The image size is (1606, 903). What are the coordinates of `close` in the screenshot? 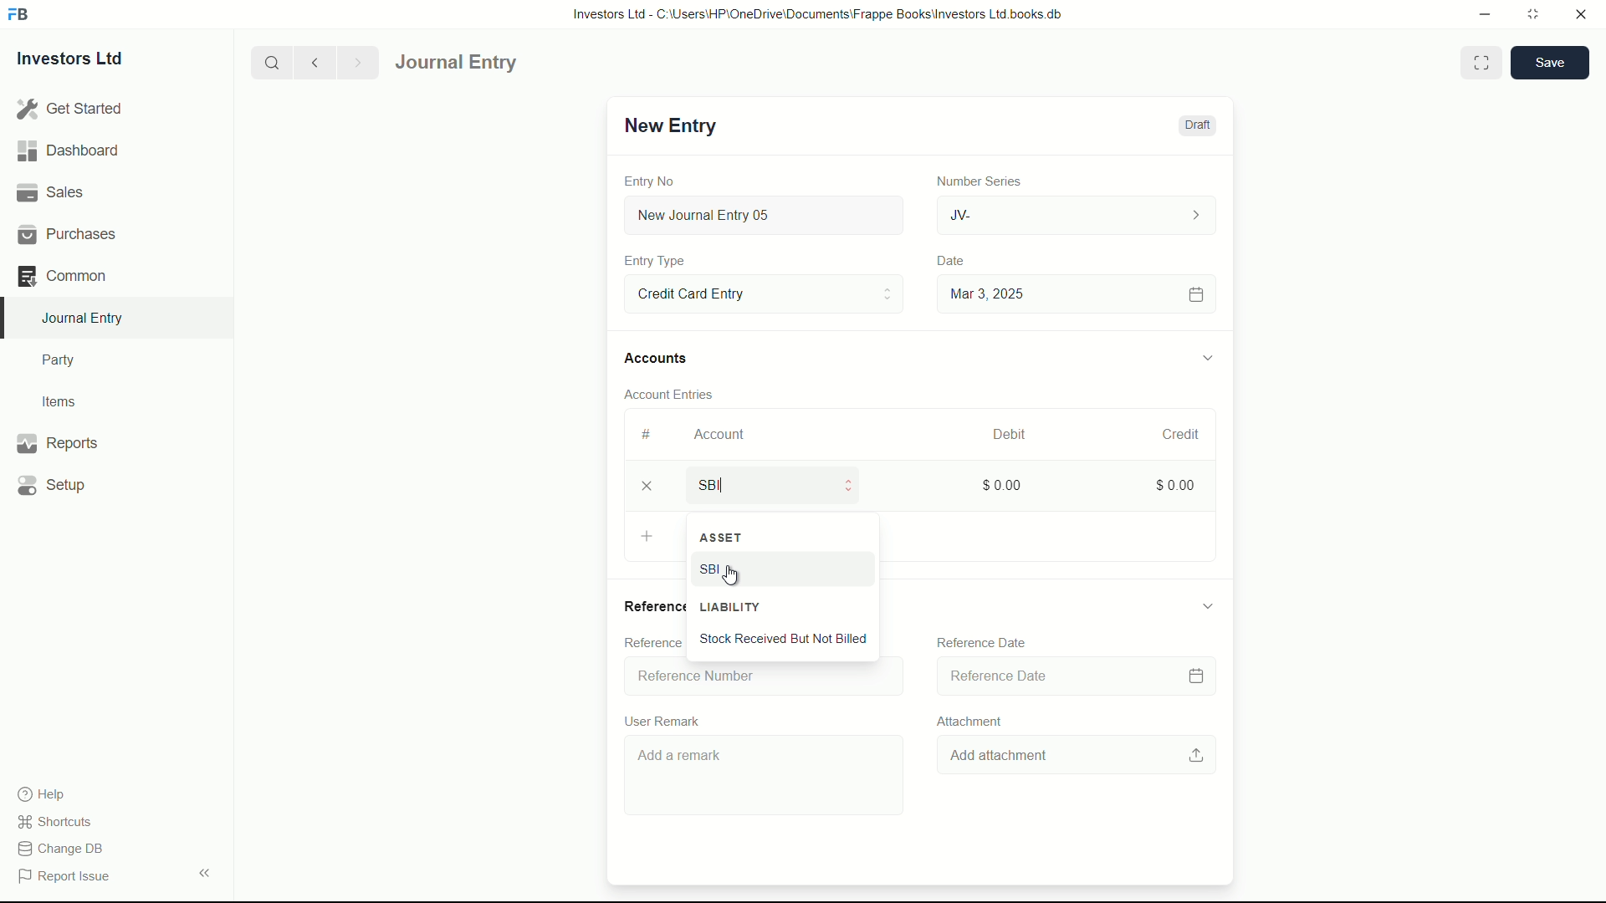 It's located at (1582, 15).